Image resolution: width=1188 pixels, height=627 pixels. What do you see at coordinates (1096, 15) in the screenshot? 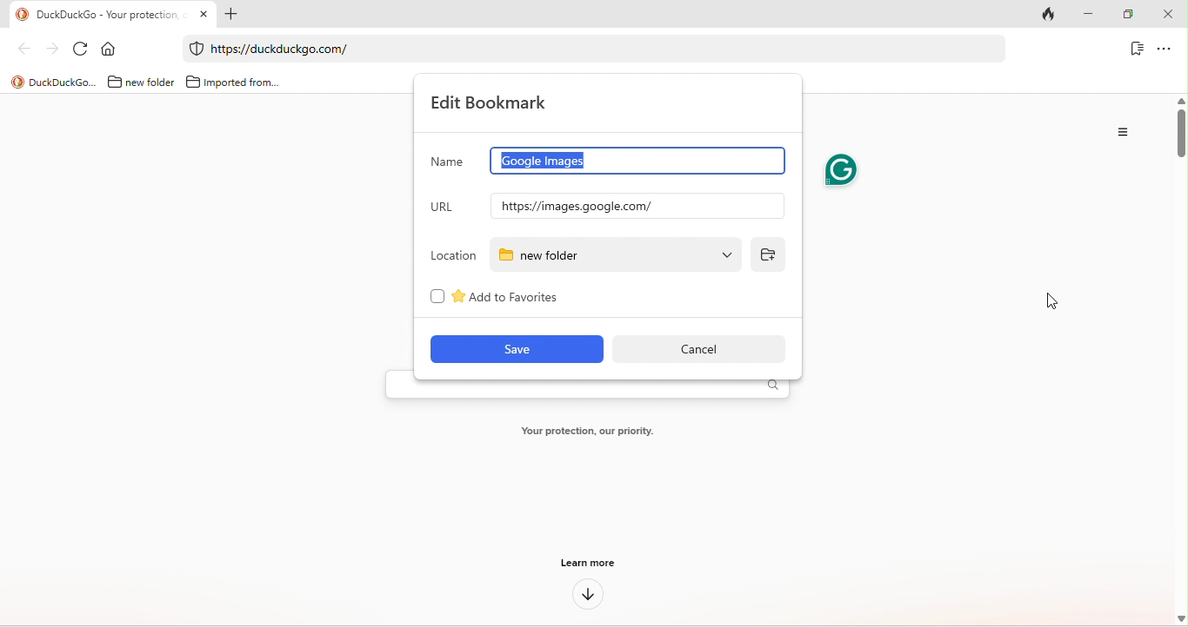
I see `minimize` at bounding box center [1096, 15].